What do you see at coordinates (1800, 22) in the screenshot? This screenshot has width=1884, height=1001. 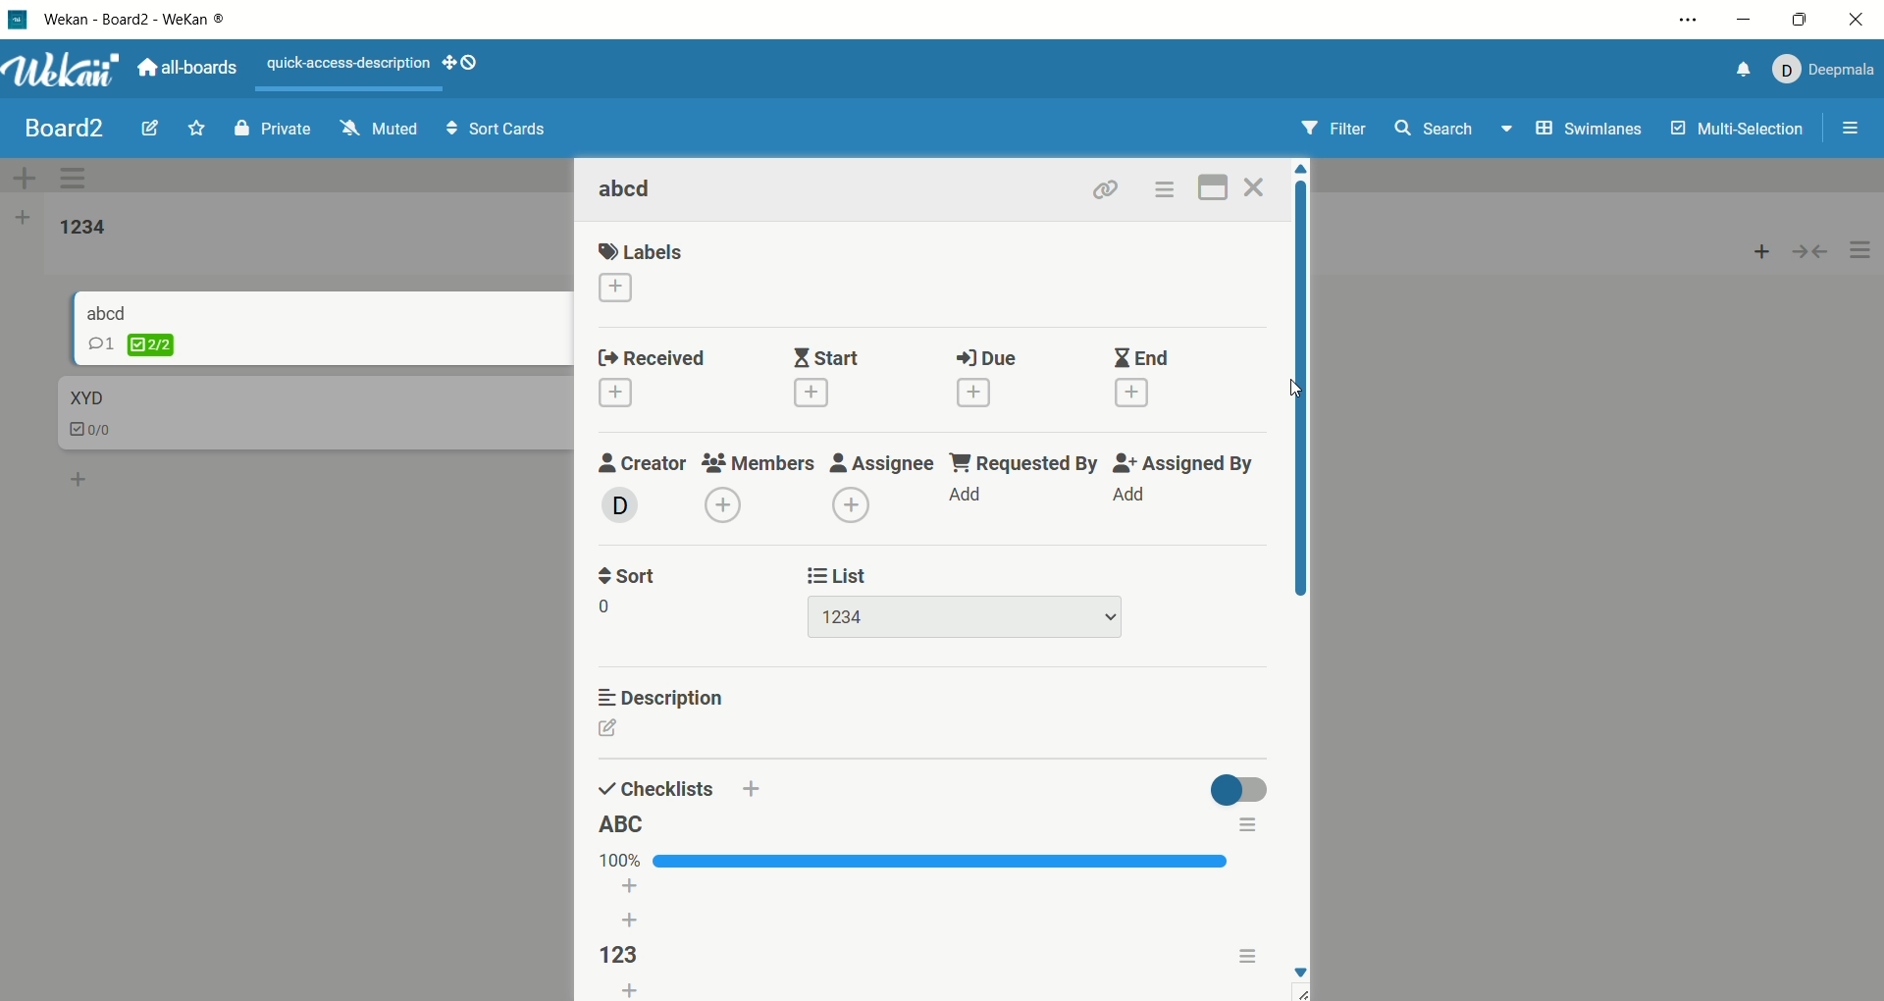 I see `maximize` at bounding box center [1800, 22].